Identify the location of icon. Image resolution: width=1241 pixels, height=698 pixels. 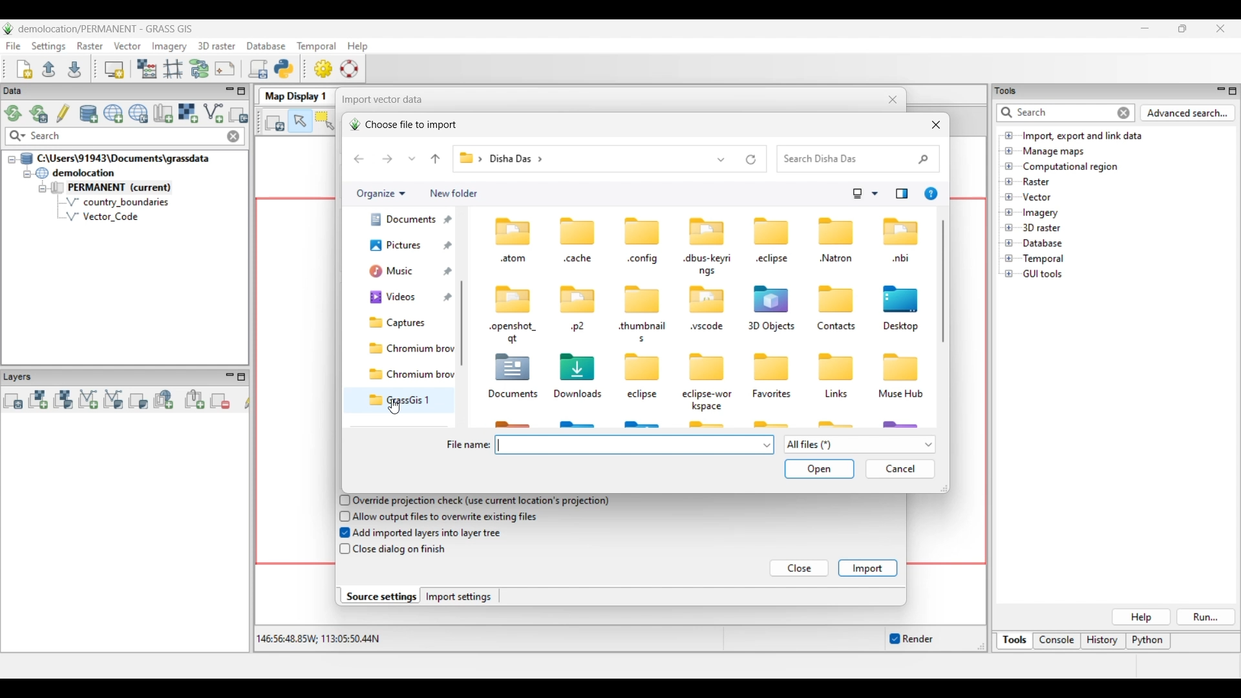
(770, 365).